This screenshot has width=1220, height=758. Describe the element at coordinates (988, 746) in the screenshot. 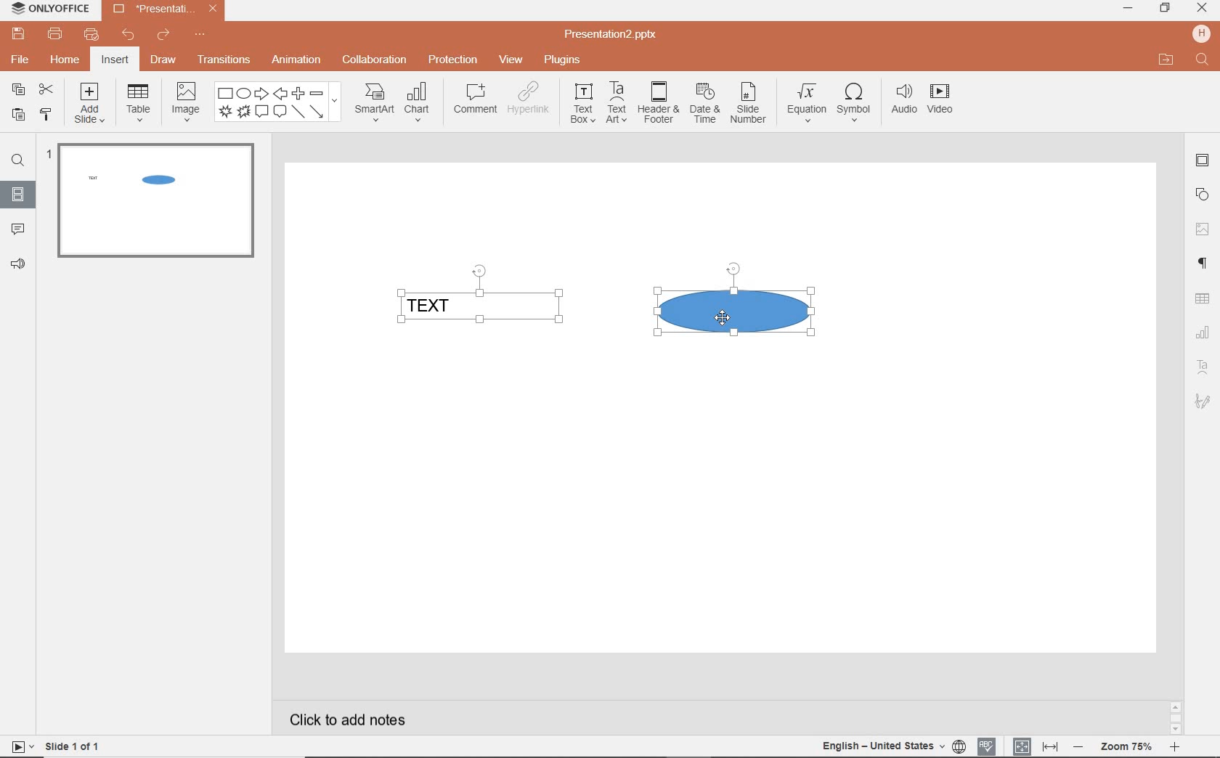

I see `SPELL CHECKING` at that location.